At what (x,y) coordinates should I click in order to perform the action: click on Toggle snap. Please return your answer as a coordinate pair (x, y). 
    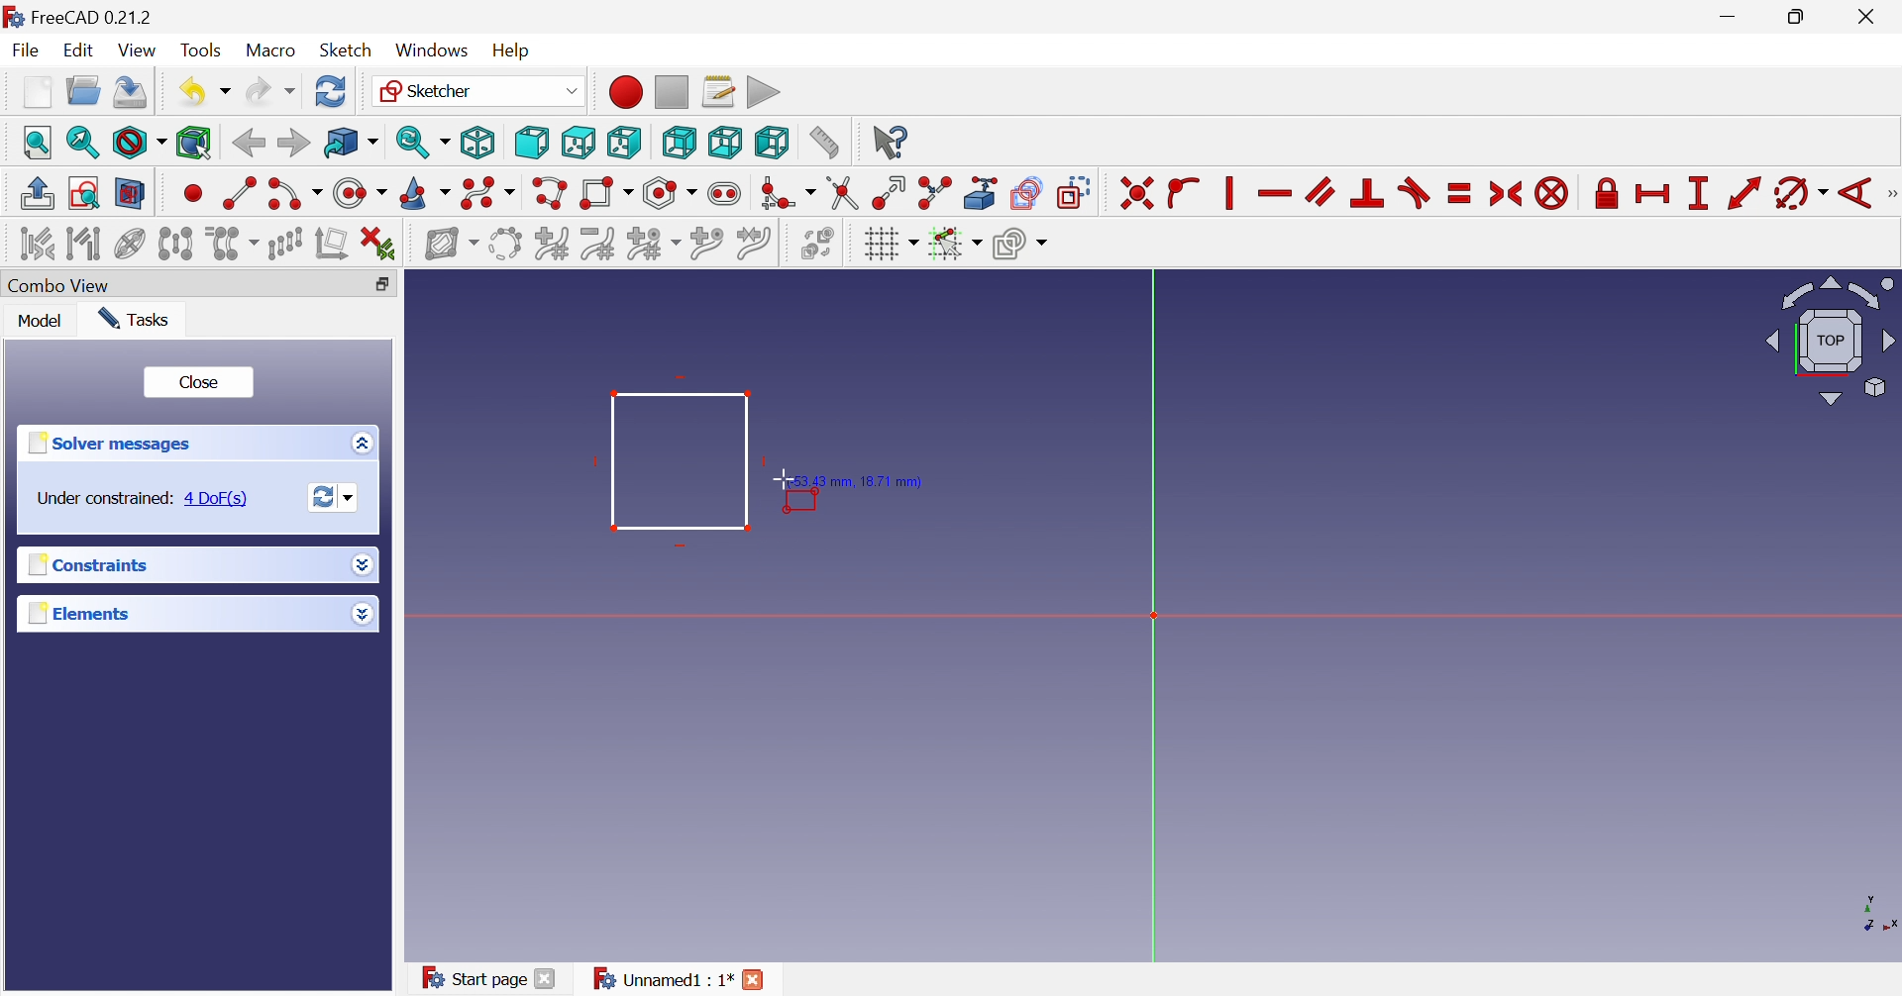
    Looking at the image, I should click on (953, 245).